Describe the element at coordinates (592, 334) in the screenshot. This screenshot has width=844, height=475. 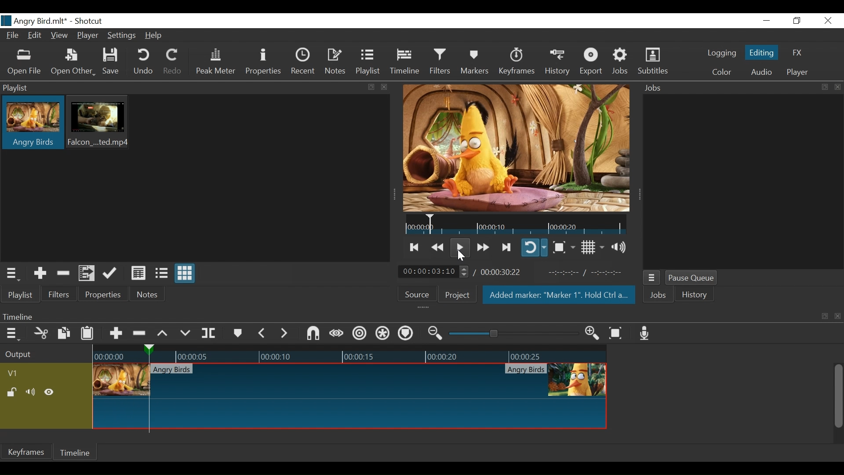
I see `Zoom timeline in` at that location.